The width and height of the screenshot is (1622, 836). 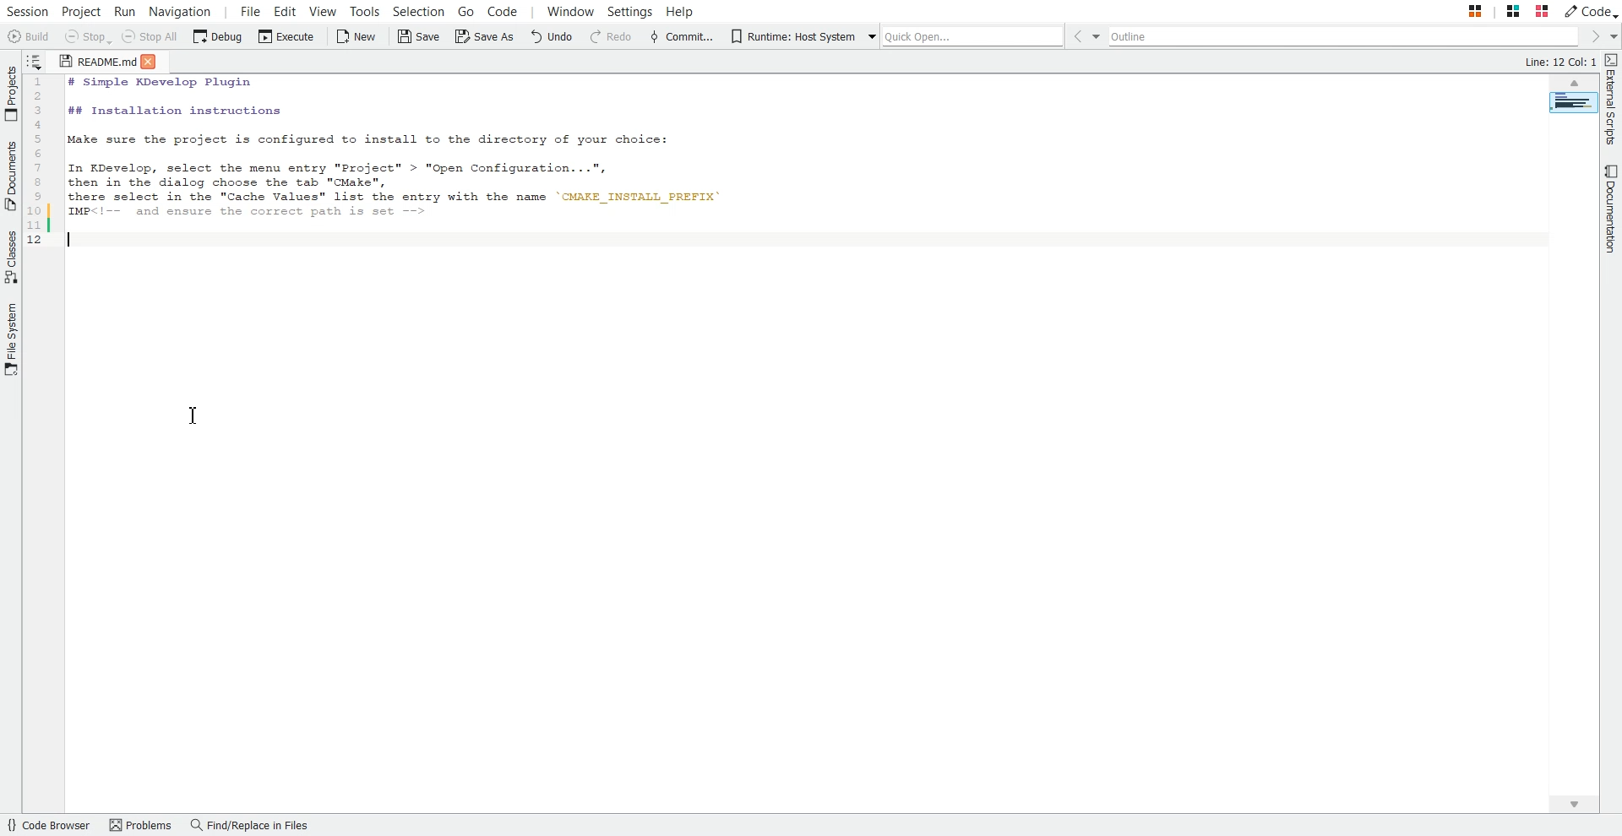 I want to click on Code, so click(x=501, y=10).